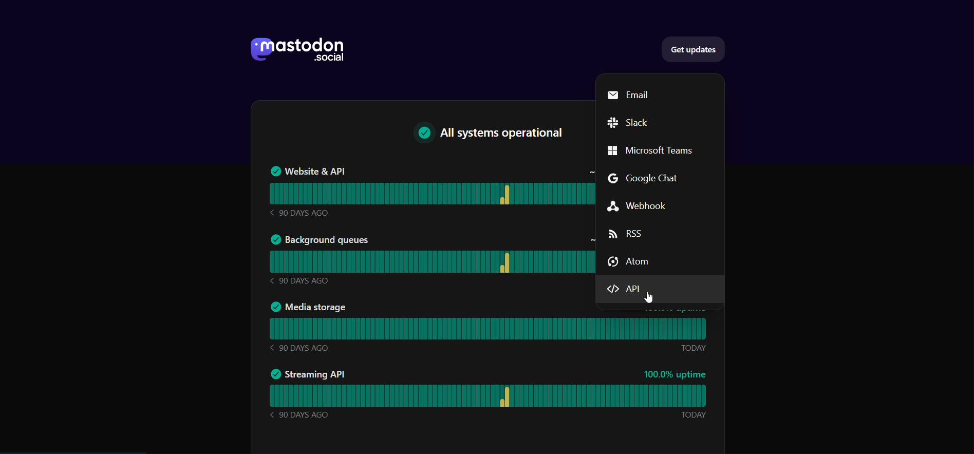  Describe the element at coordinates (489, 328) in the screenshot. I see `media storage status` at that location.